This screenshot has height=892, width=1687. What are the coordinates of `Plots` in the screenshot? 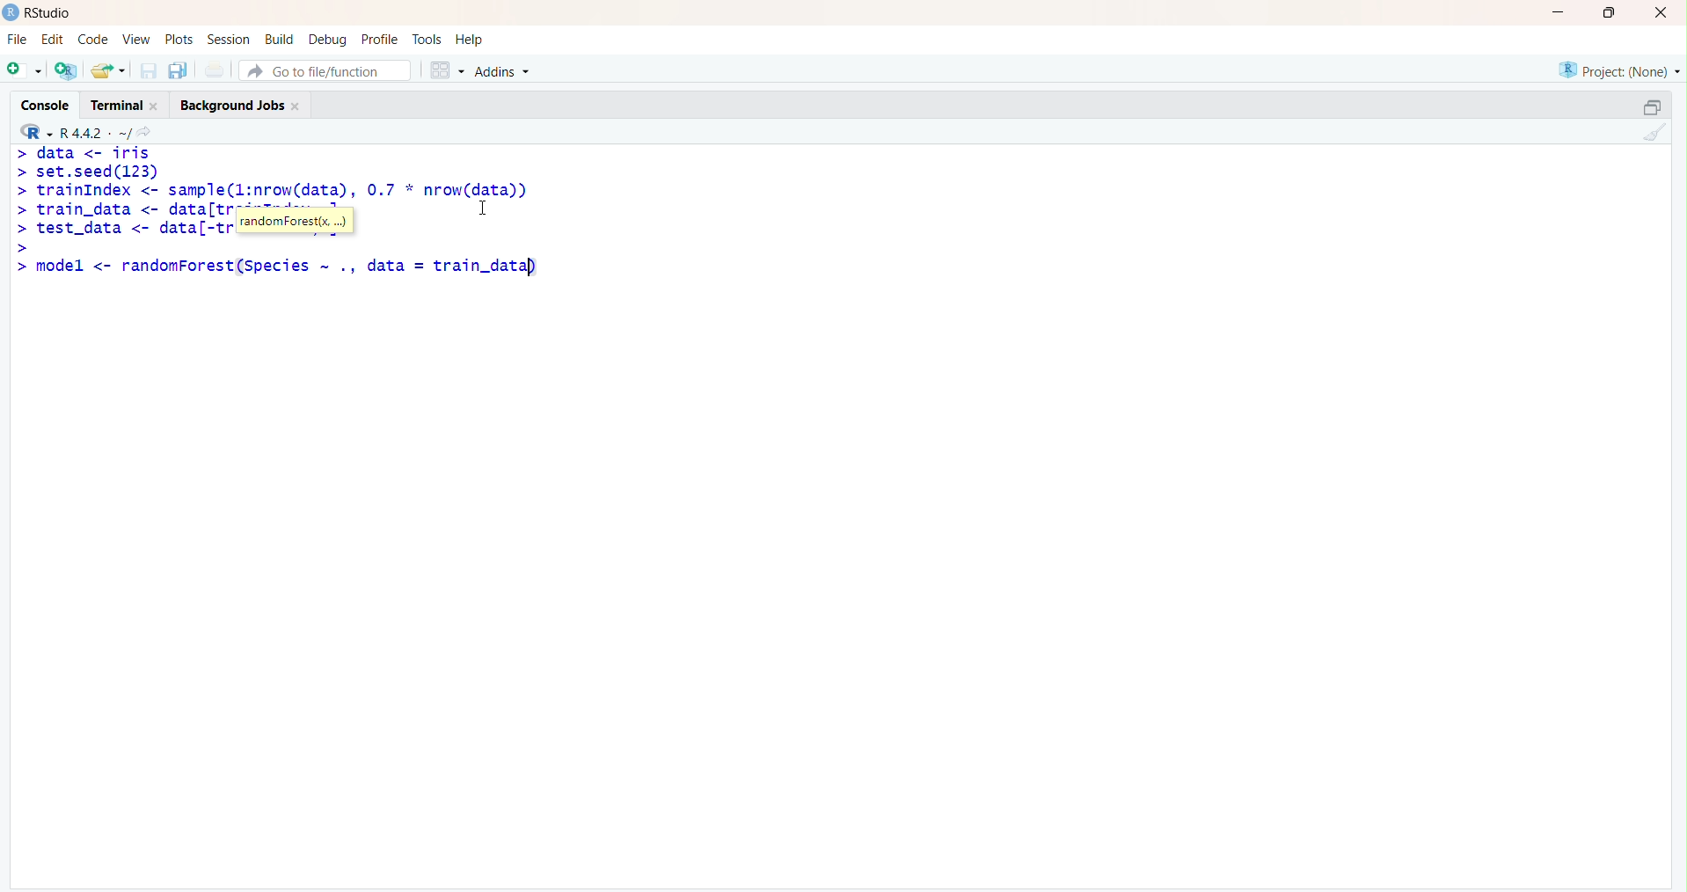 It's located at (179, 39).